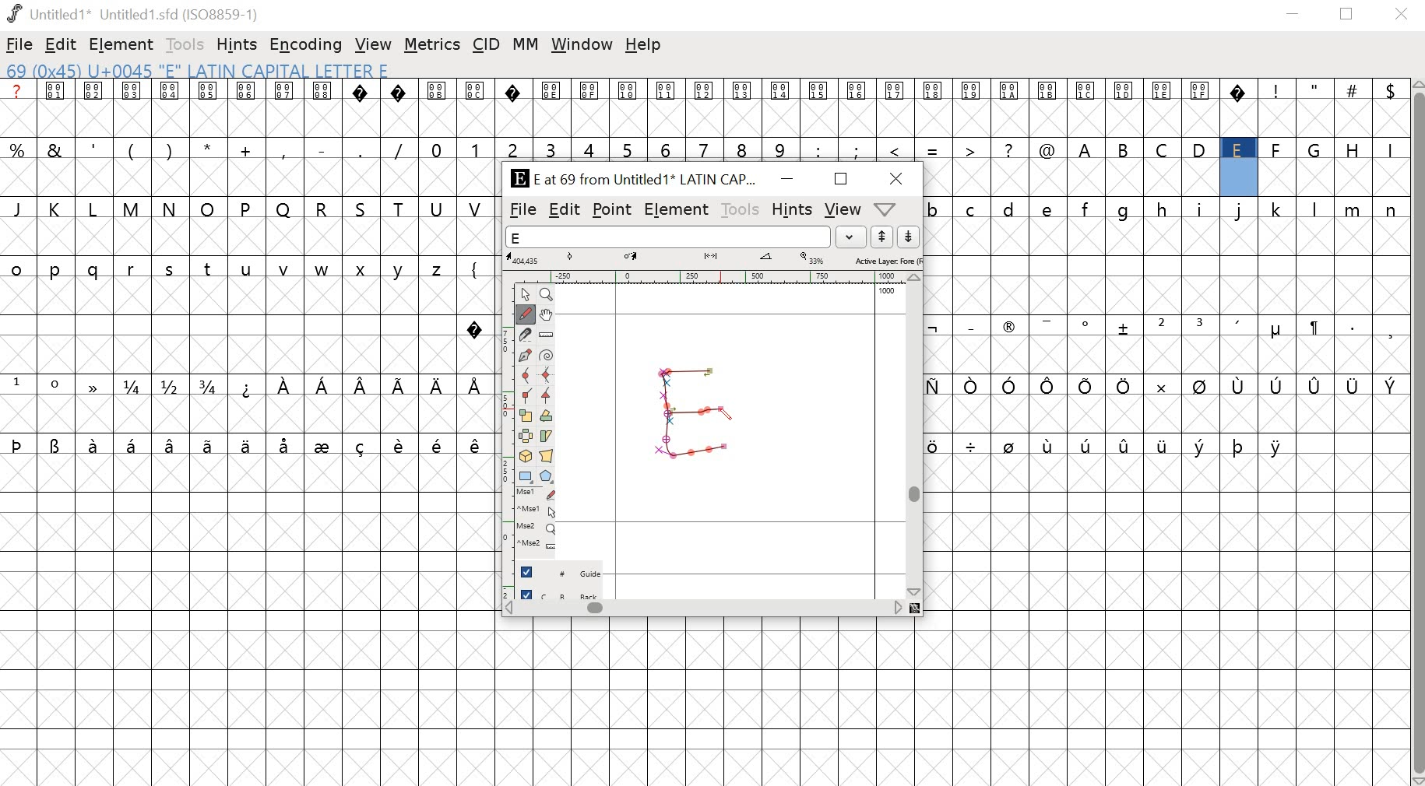  Describe the element at coordinates (560, 595) in the screenshot. I see `back layer` at that location.